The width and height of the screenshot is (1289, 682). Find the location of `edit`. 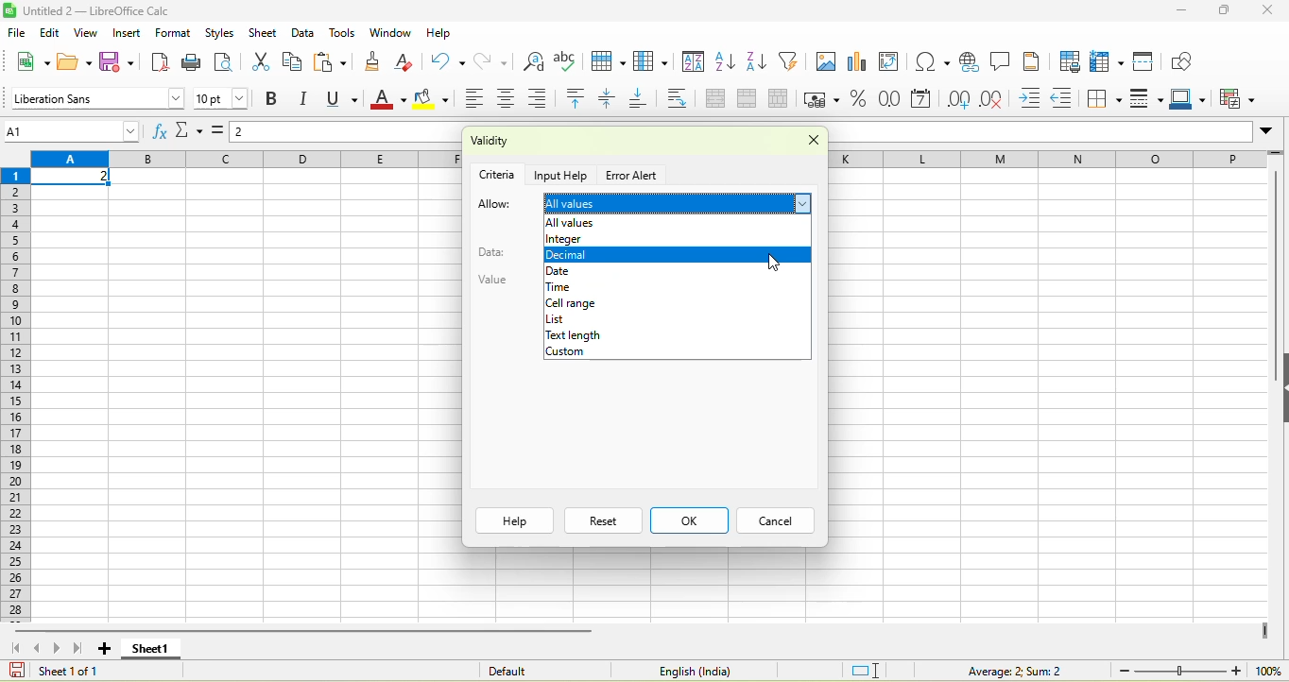

edit is located at coordinates (50, 32).